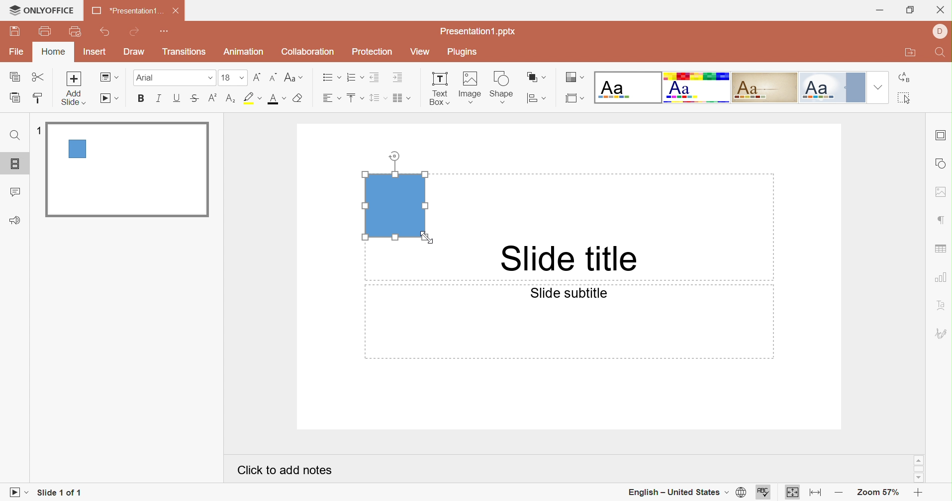 The image size is (952, 501). Describe the element at coordinates (439, 89) in the screenshot. I see `Text box` at that location.